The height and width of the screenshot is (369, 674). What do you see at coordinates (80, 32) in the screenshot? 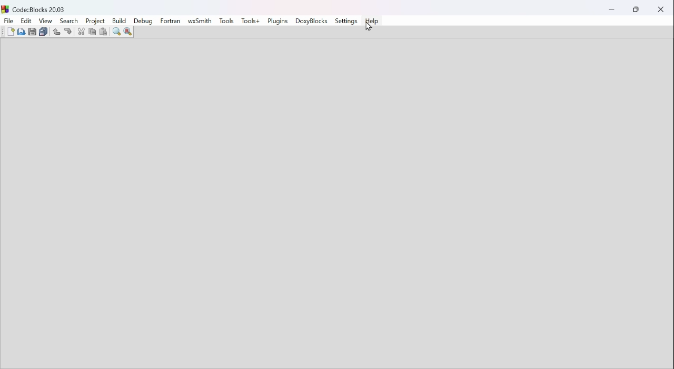
I see `Cut` at bounding box center [80, 32].